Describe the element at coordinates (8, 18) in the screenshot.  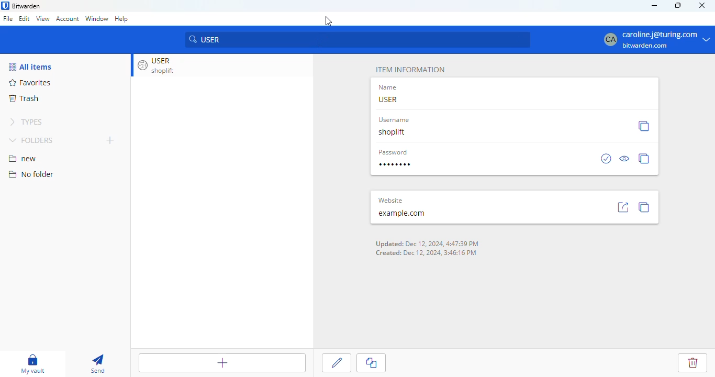
I see `file` at that location.